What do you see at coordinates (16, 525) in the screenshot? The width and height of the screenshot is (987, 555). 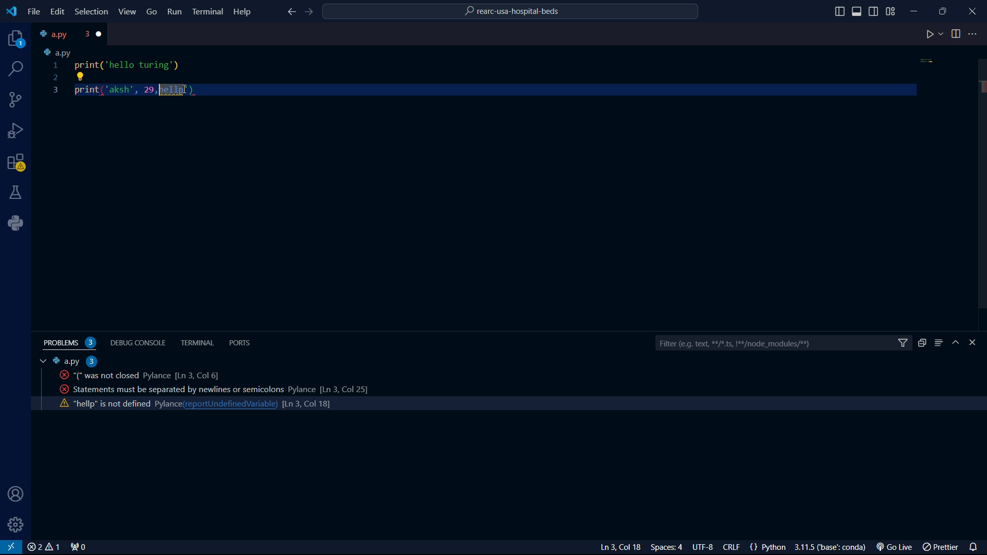 I see `settings` at bounding box center [16, 525].